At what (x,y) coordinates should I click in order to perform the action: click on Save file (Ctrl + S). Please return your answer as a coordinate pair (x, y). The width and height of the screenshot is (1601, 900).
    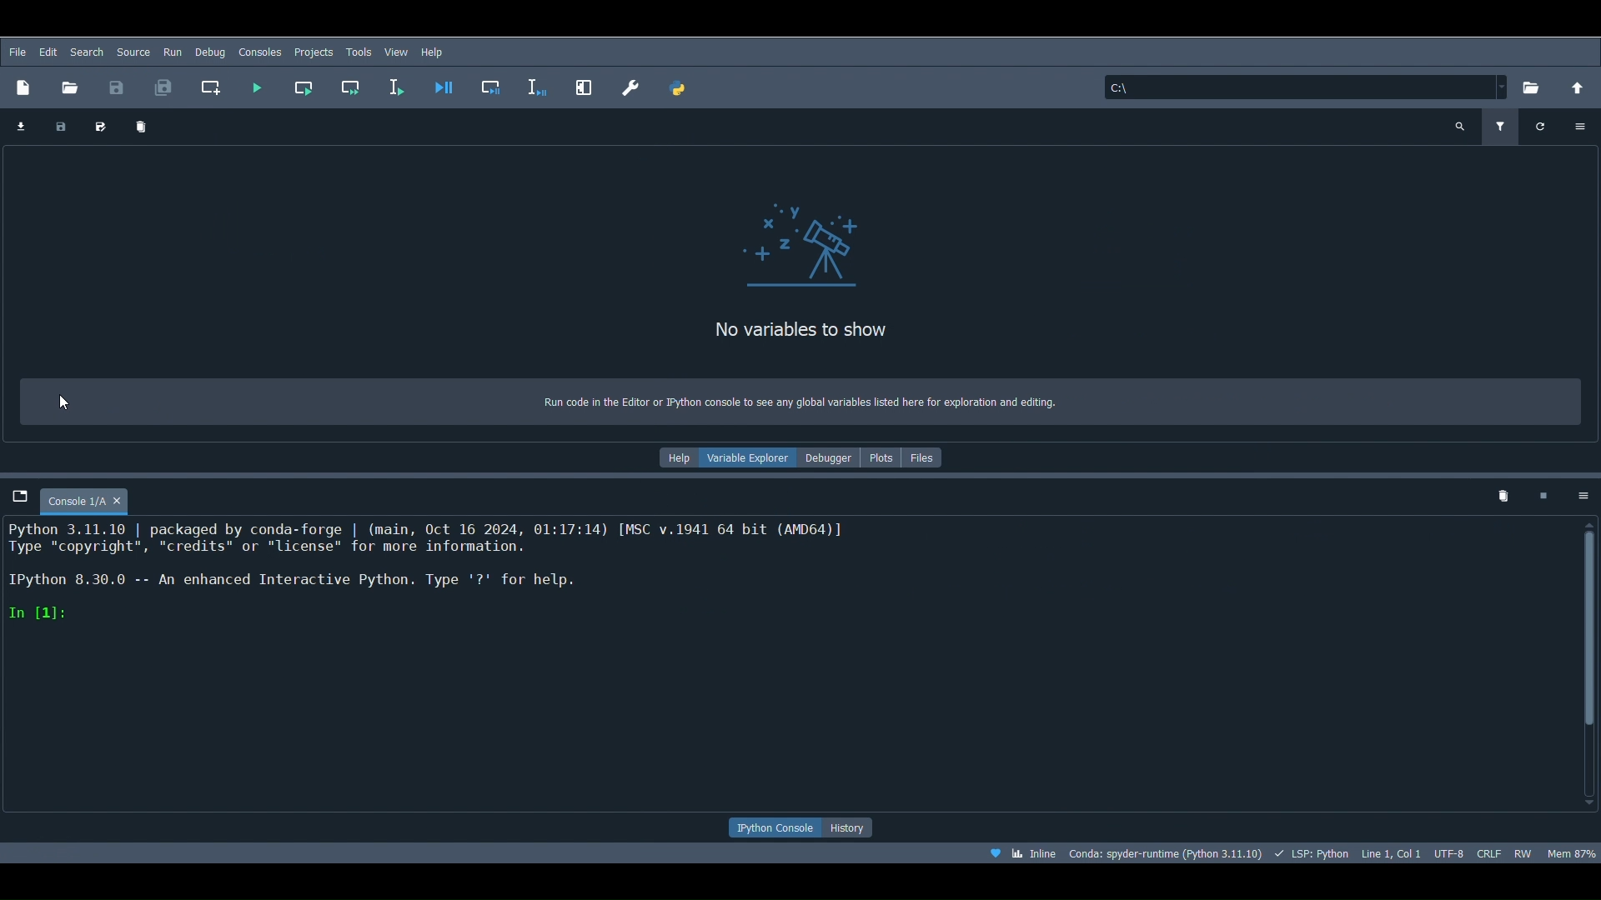
    Looking at the image, I should click on (118, 86).